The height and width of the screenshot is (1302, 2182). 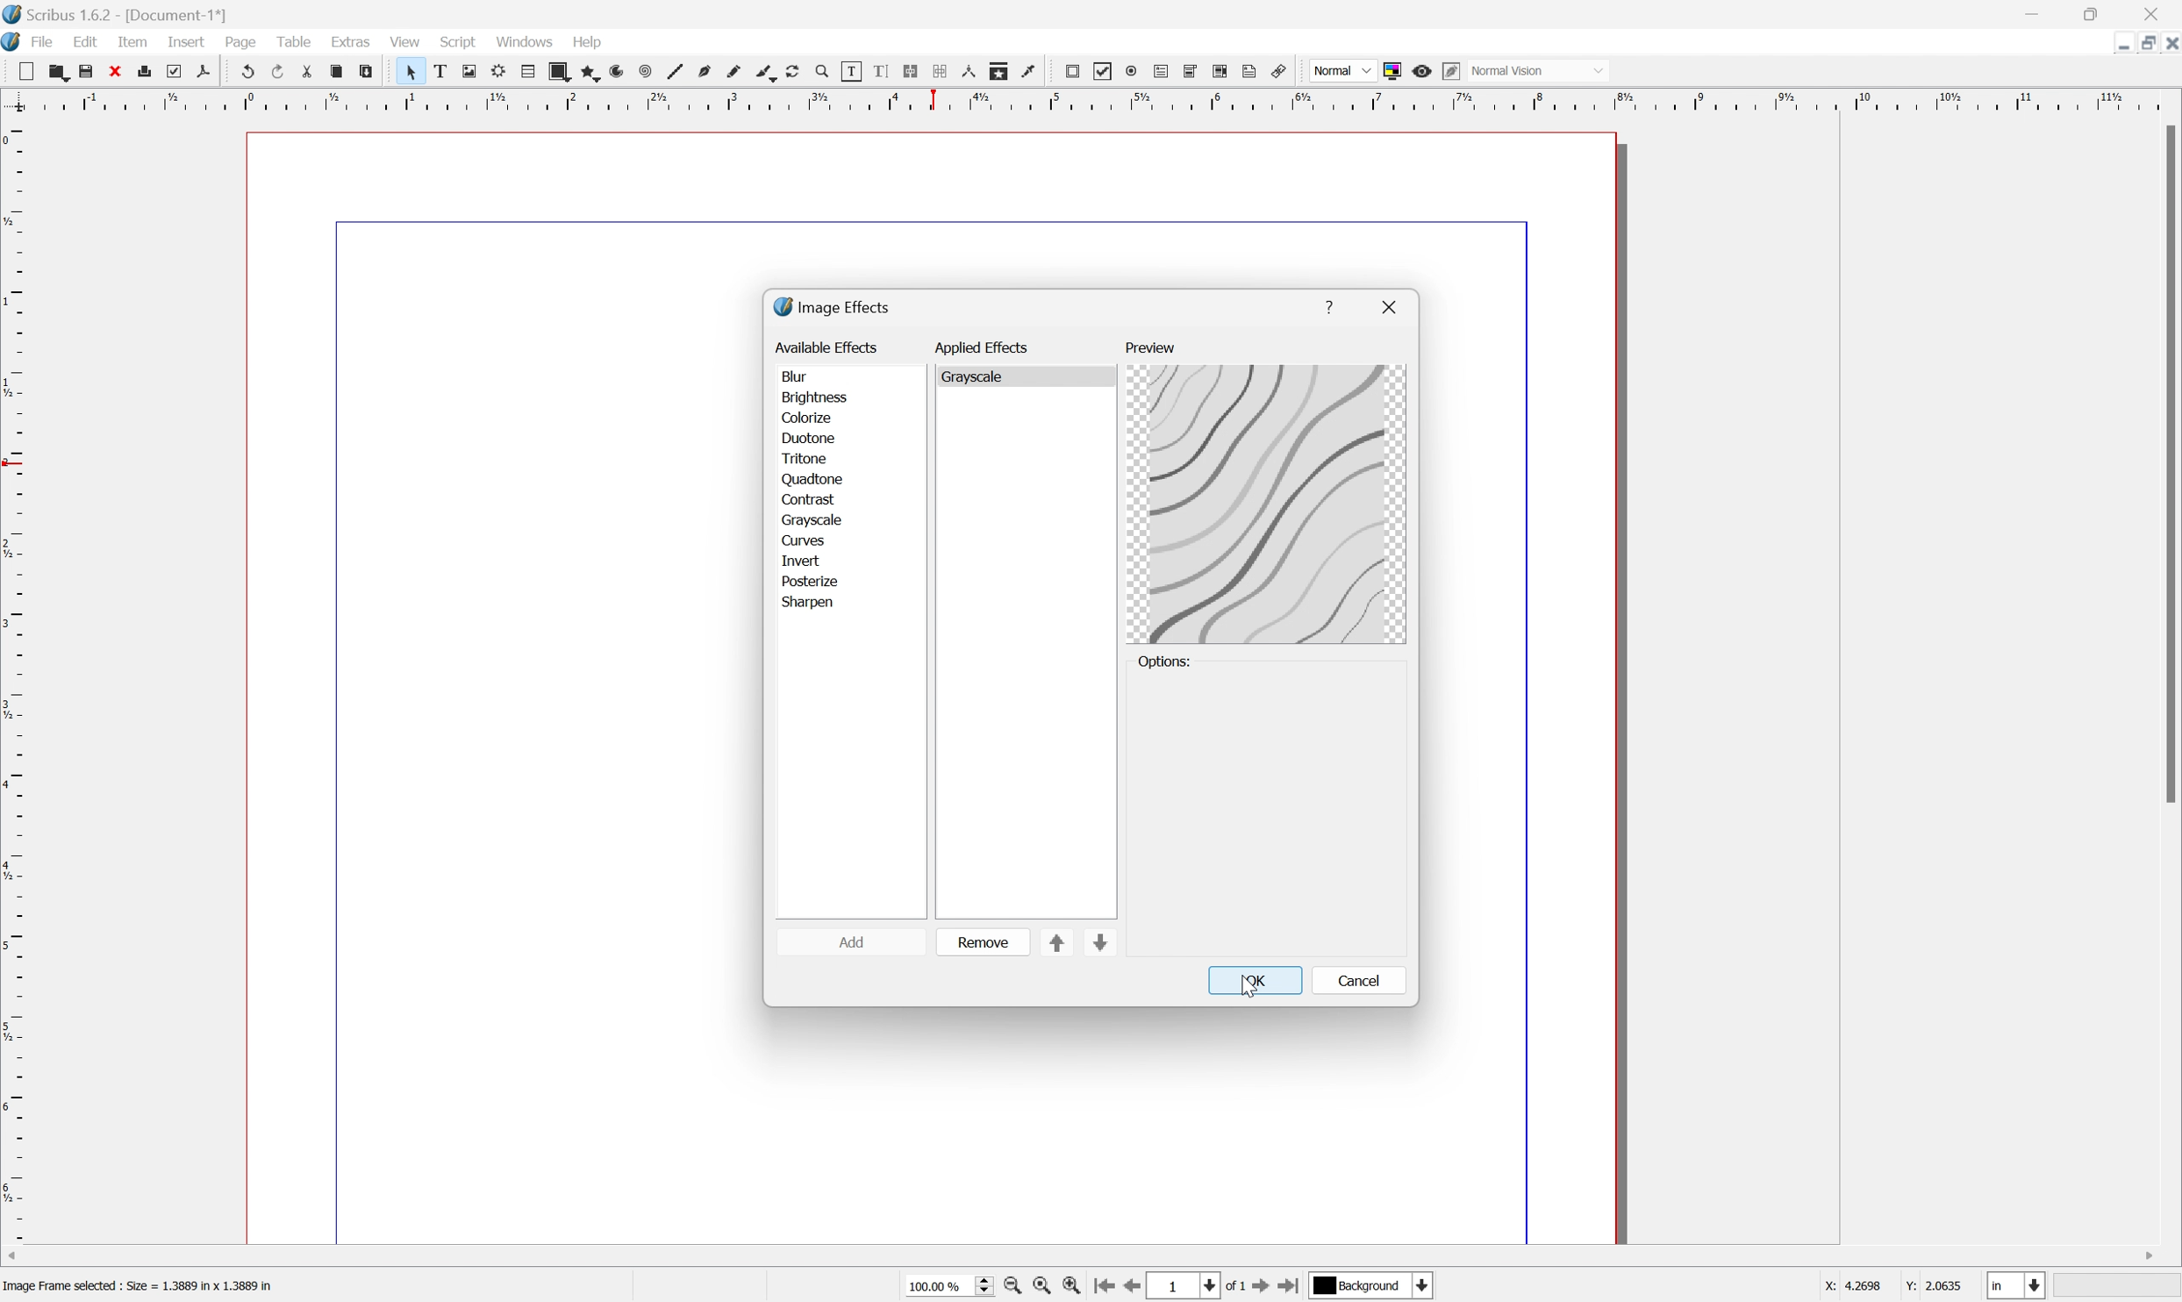 I want to click on Copy, so click(x=340, y=70).